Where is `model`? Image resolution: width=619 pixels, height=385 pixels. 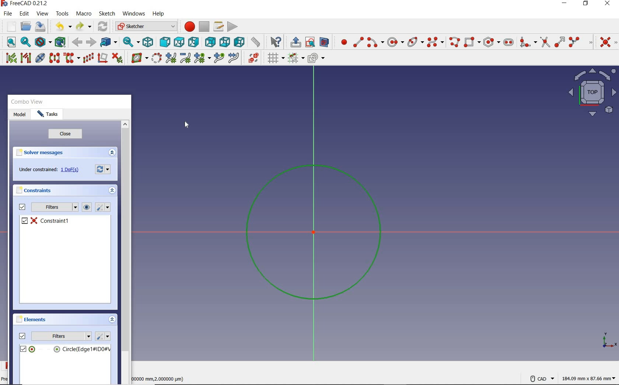 model is located at coordinates (19, 115).